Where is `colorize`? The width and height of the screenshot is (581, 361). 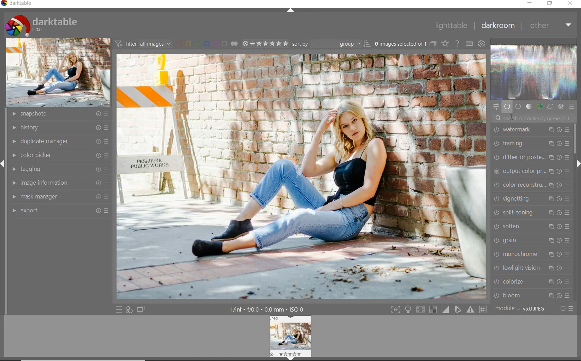 colorize is located at coordinates (531, 282).